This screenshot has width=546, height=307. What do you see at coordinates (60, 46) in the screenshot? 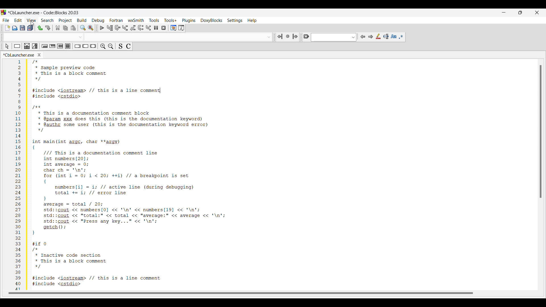
I see `Counting loop` at bounding box center [60, 46].